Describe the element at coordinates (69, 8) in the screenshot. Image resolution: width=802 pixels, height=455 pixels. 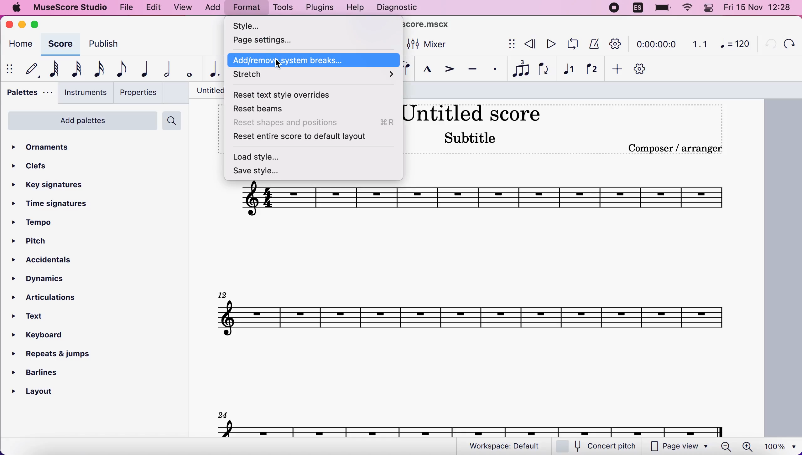
I see `musescore studio` at that location.